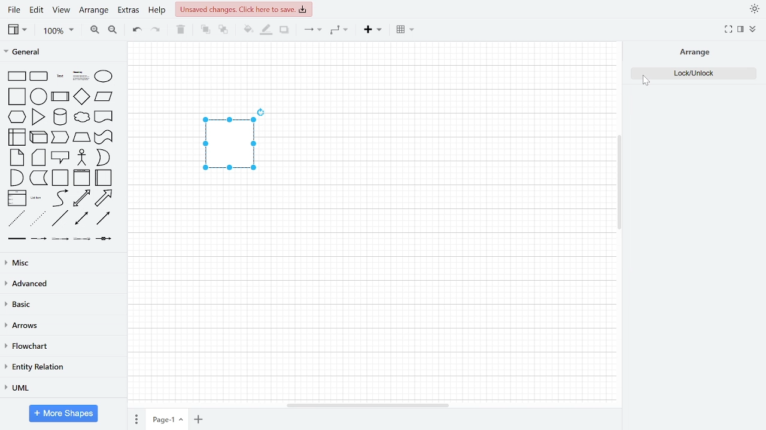  What do you see at coordinates (63, 51) in the screenshot?
I see `general` at bounding box center [63, 51].